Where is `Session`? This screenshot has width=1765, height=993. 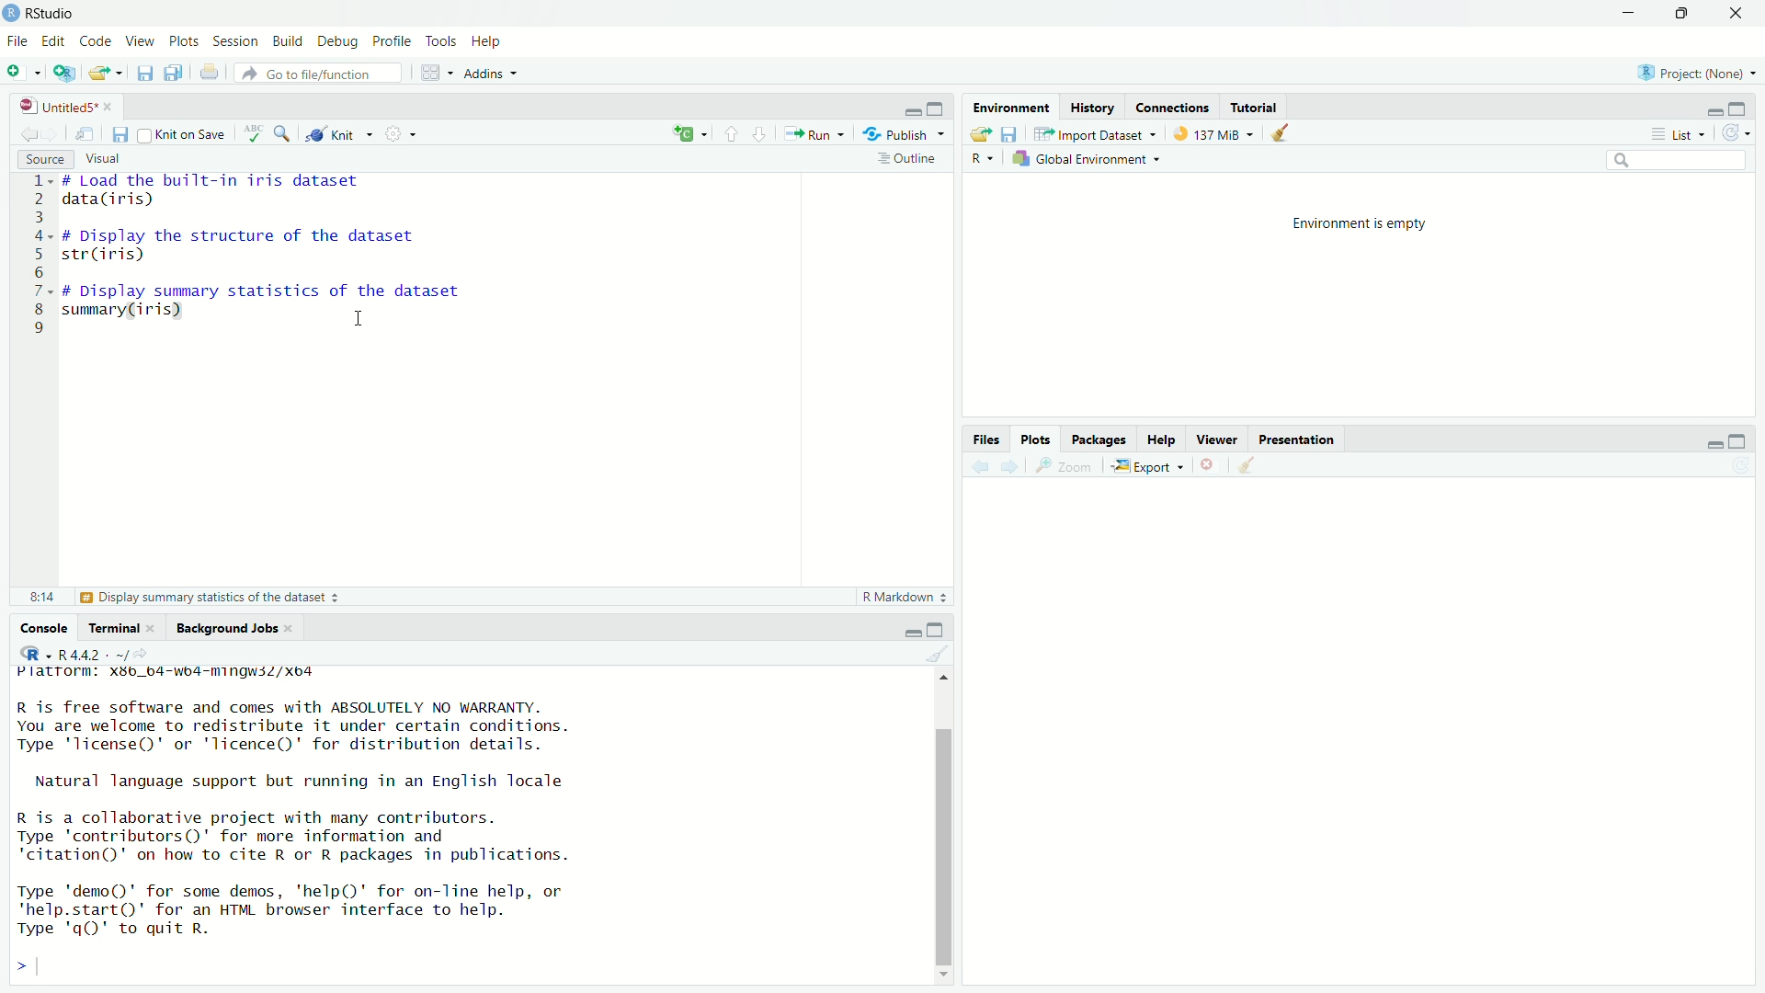
Session is located at coordinates (236, 40).